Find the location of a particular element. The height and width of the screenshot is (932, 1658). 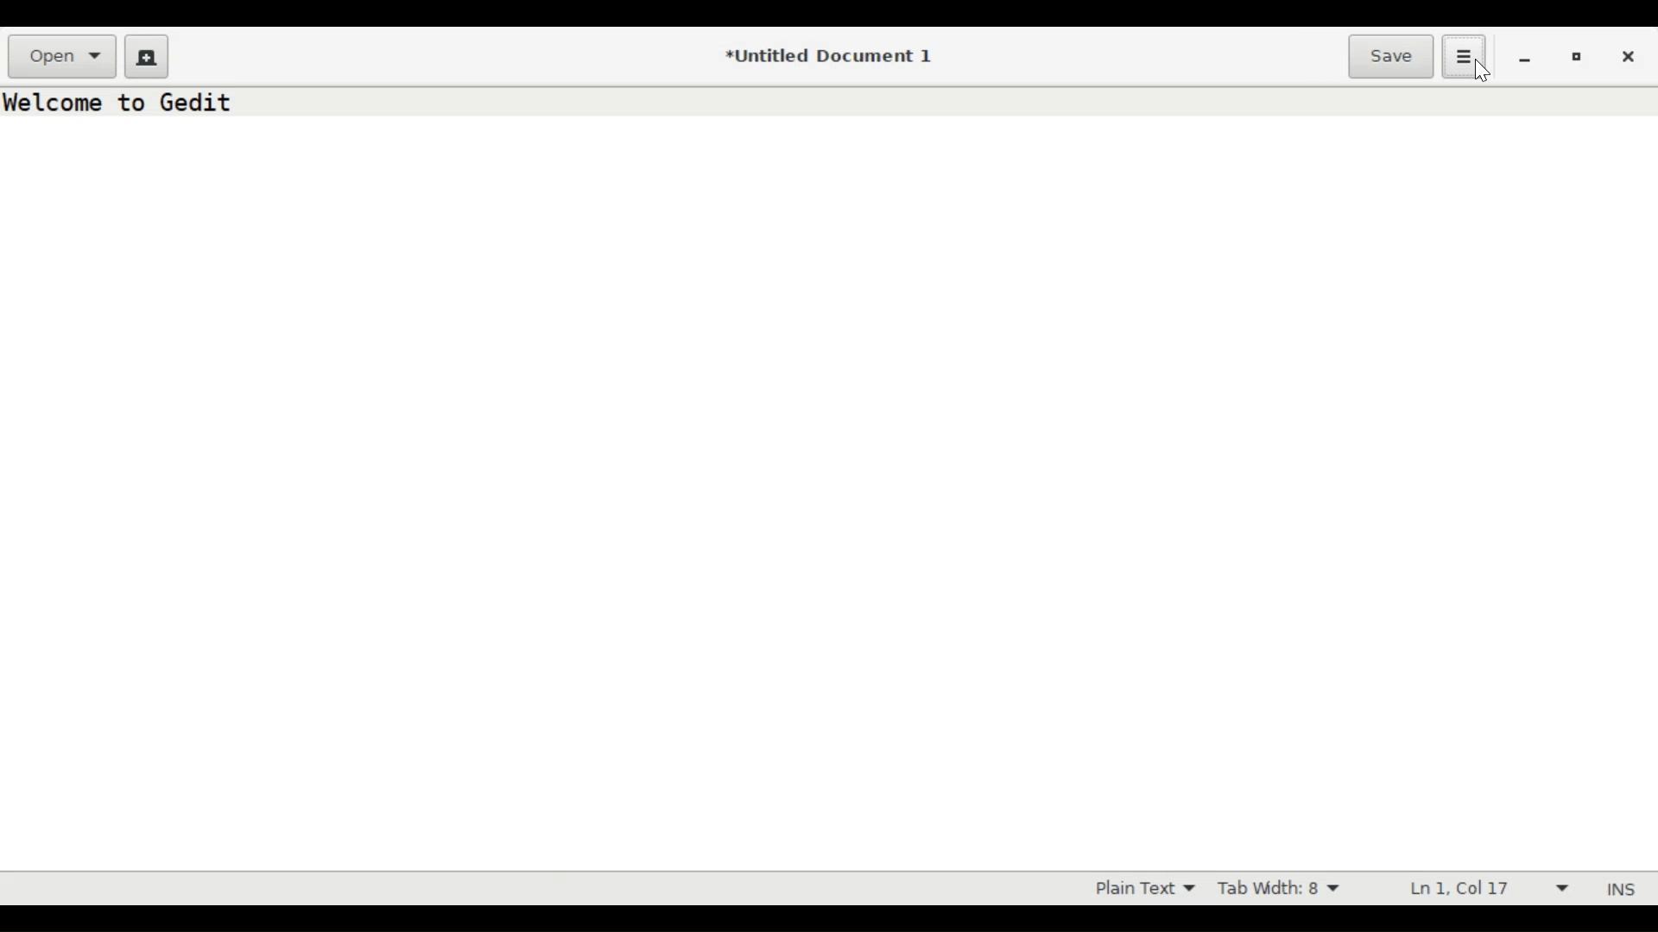

cursor is located at coordinates (1483, 72).